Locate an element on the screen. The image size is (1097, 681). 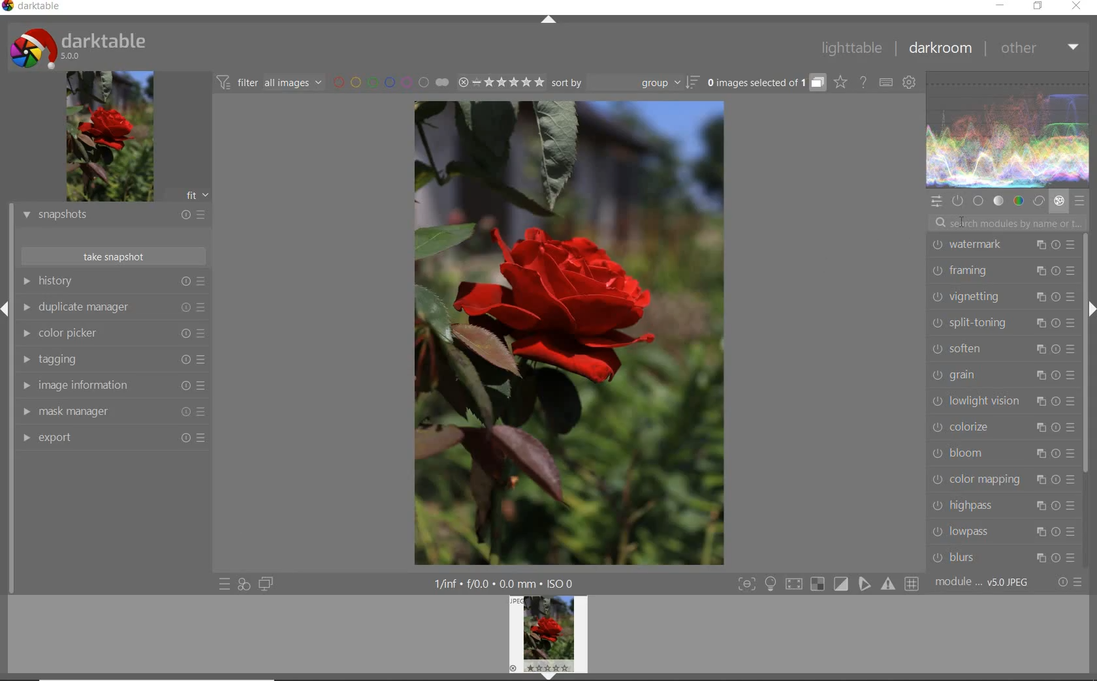
other is located at coordinates (1038, 50).